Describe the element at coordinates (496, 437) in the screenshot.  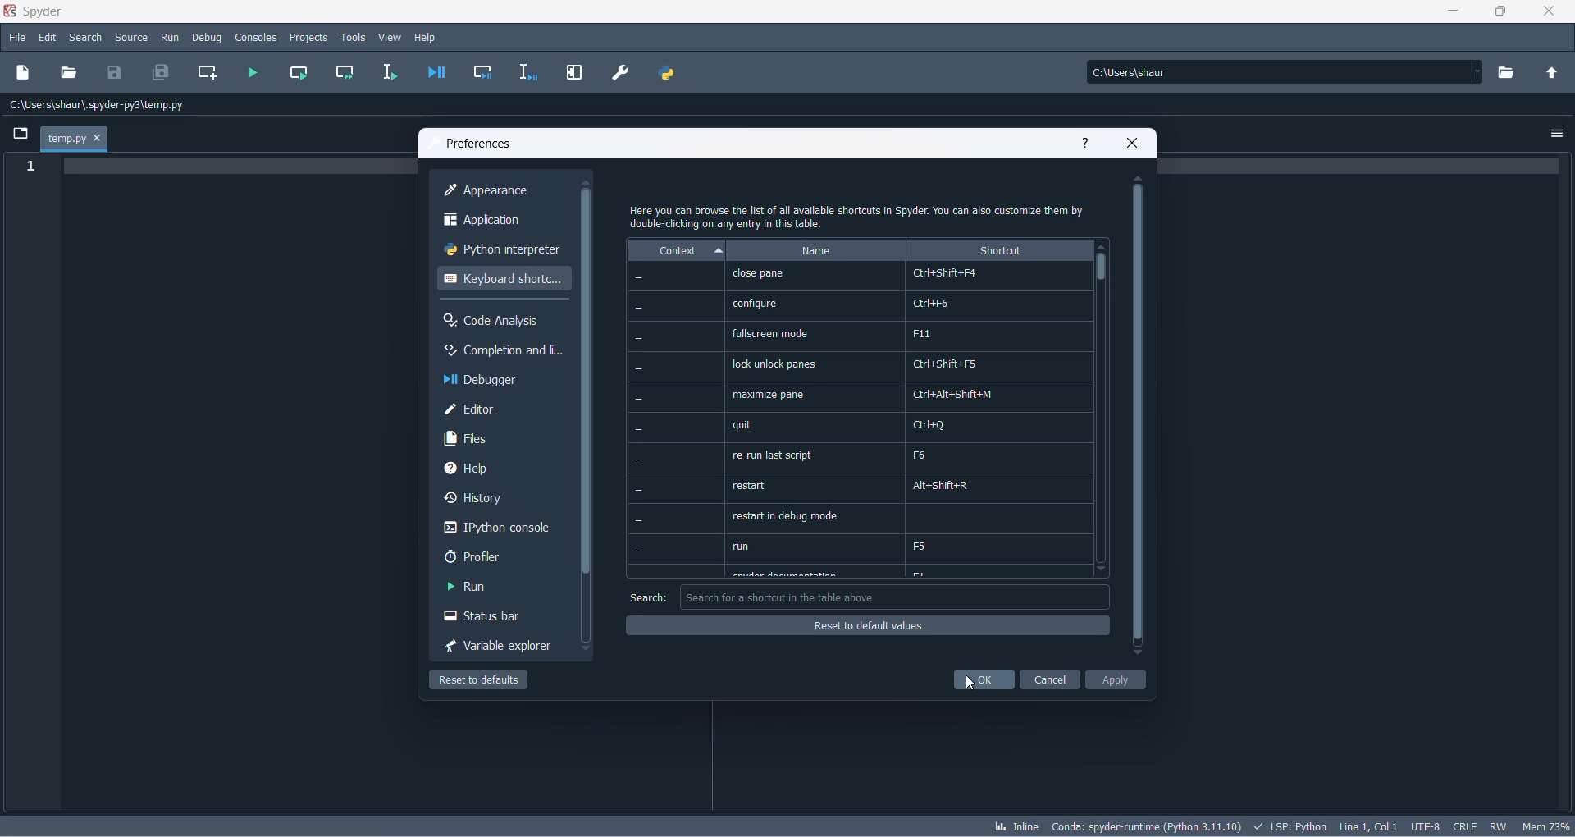
I see `files` at that location.